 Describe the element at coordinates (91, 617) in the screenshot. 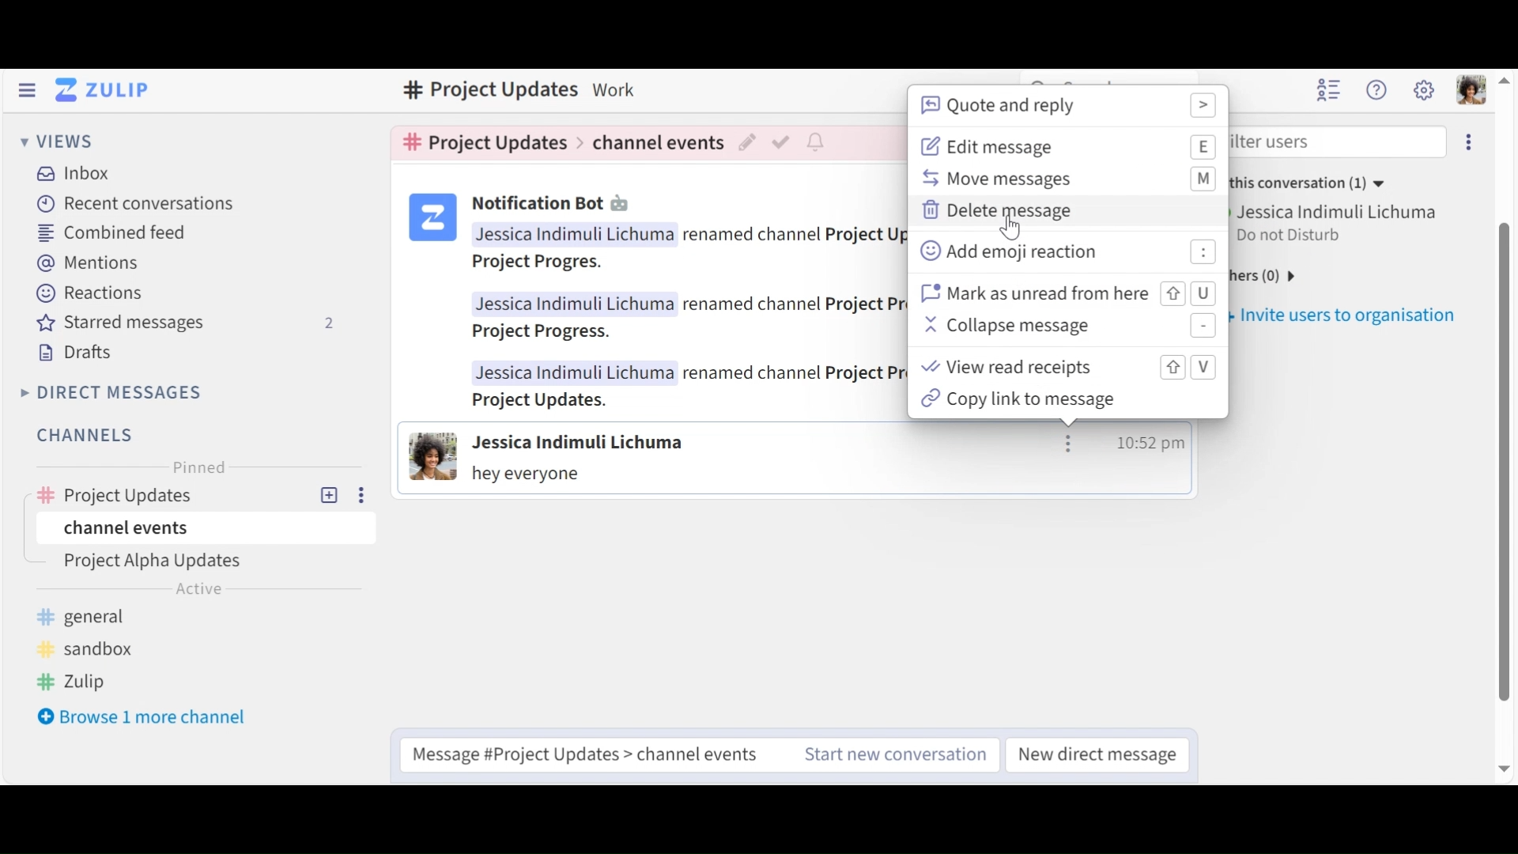

I see `general` at that location.